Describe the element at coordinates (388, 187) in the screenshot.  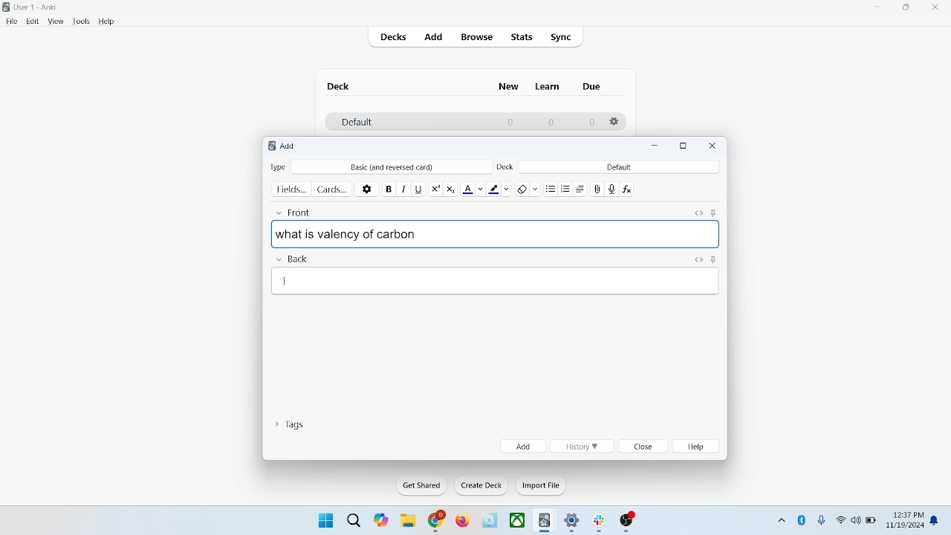
I see `bold` at that location.